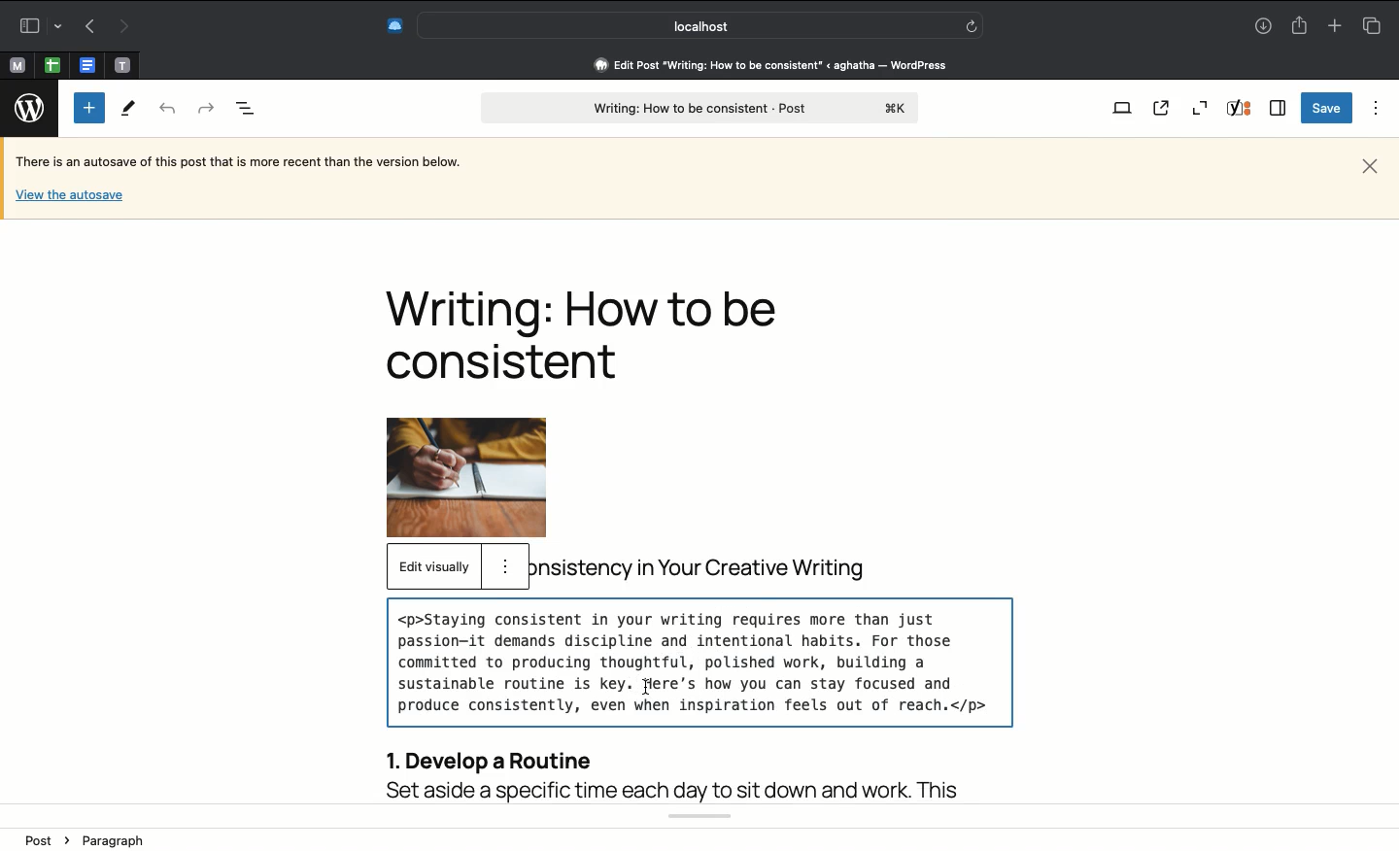 This screenshot has height=851, width=1399. I want to click on Downloads, so click(1263, 27).